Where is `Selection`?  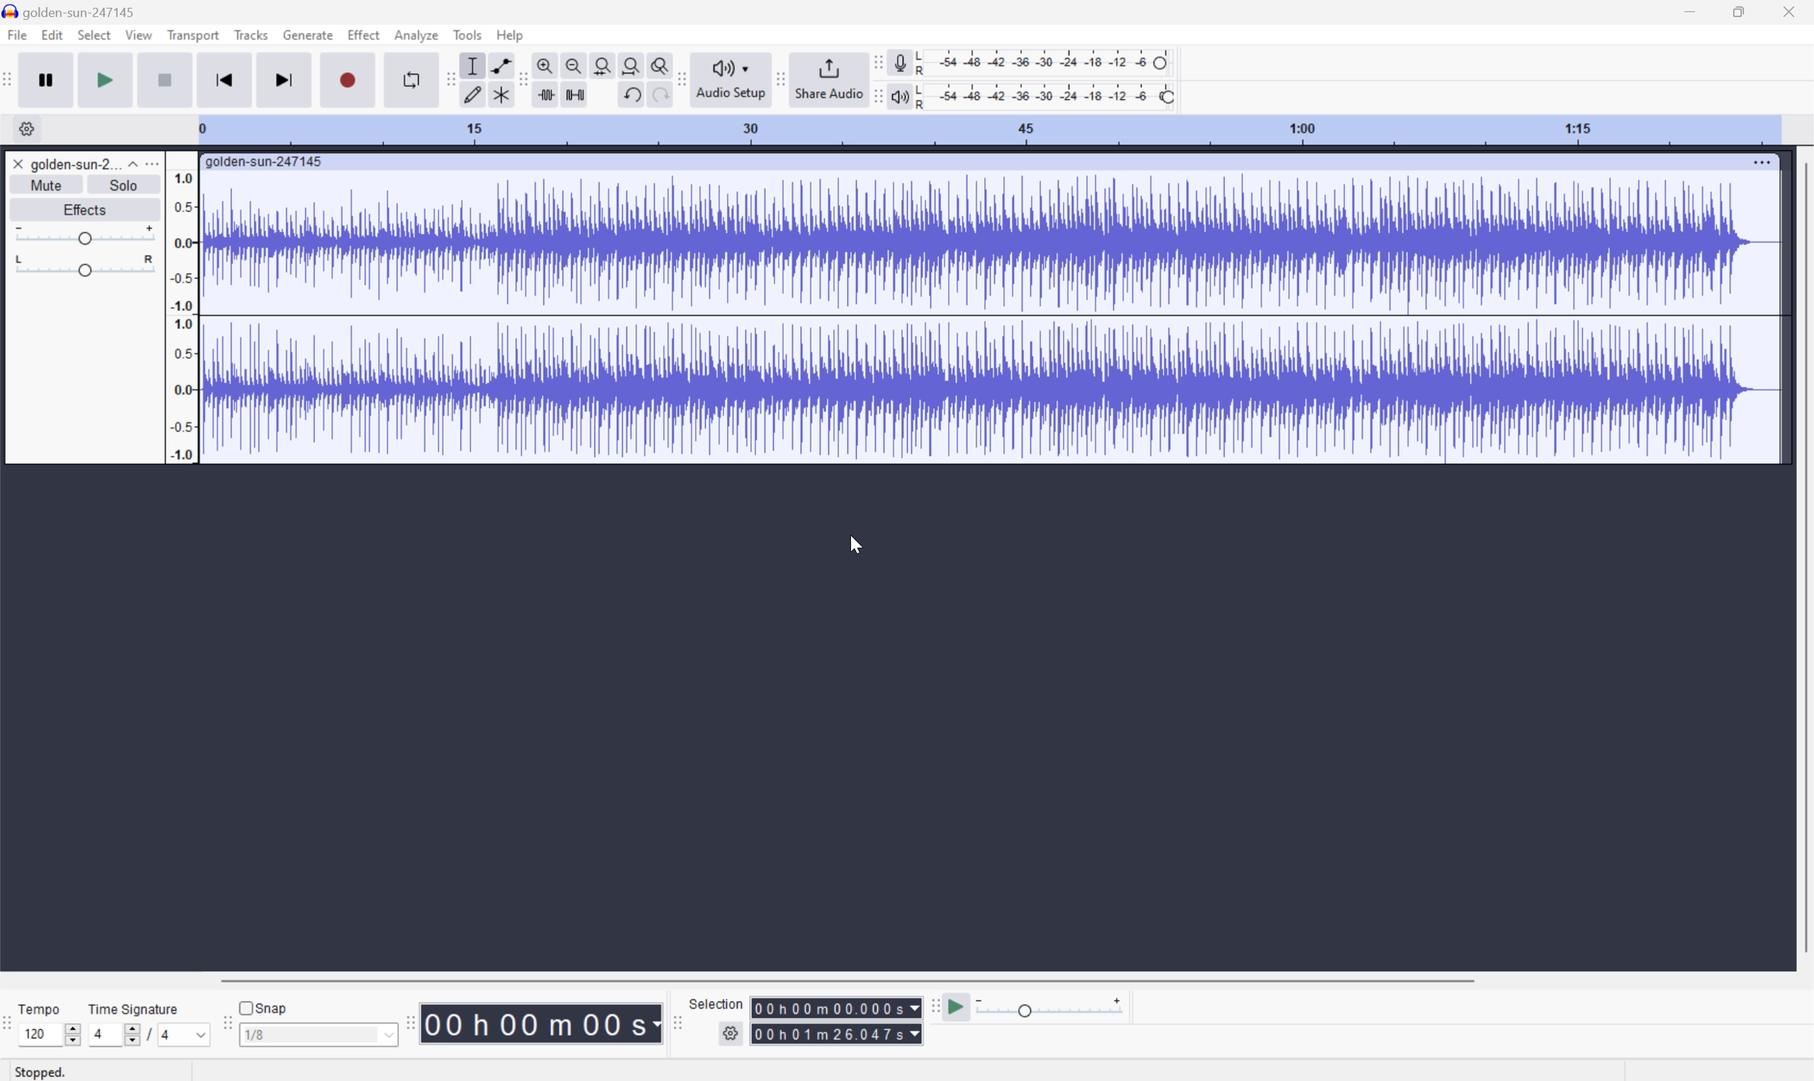
Selection is located at coordinates (835, 1007).